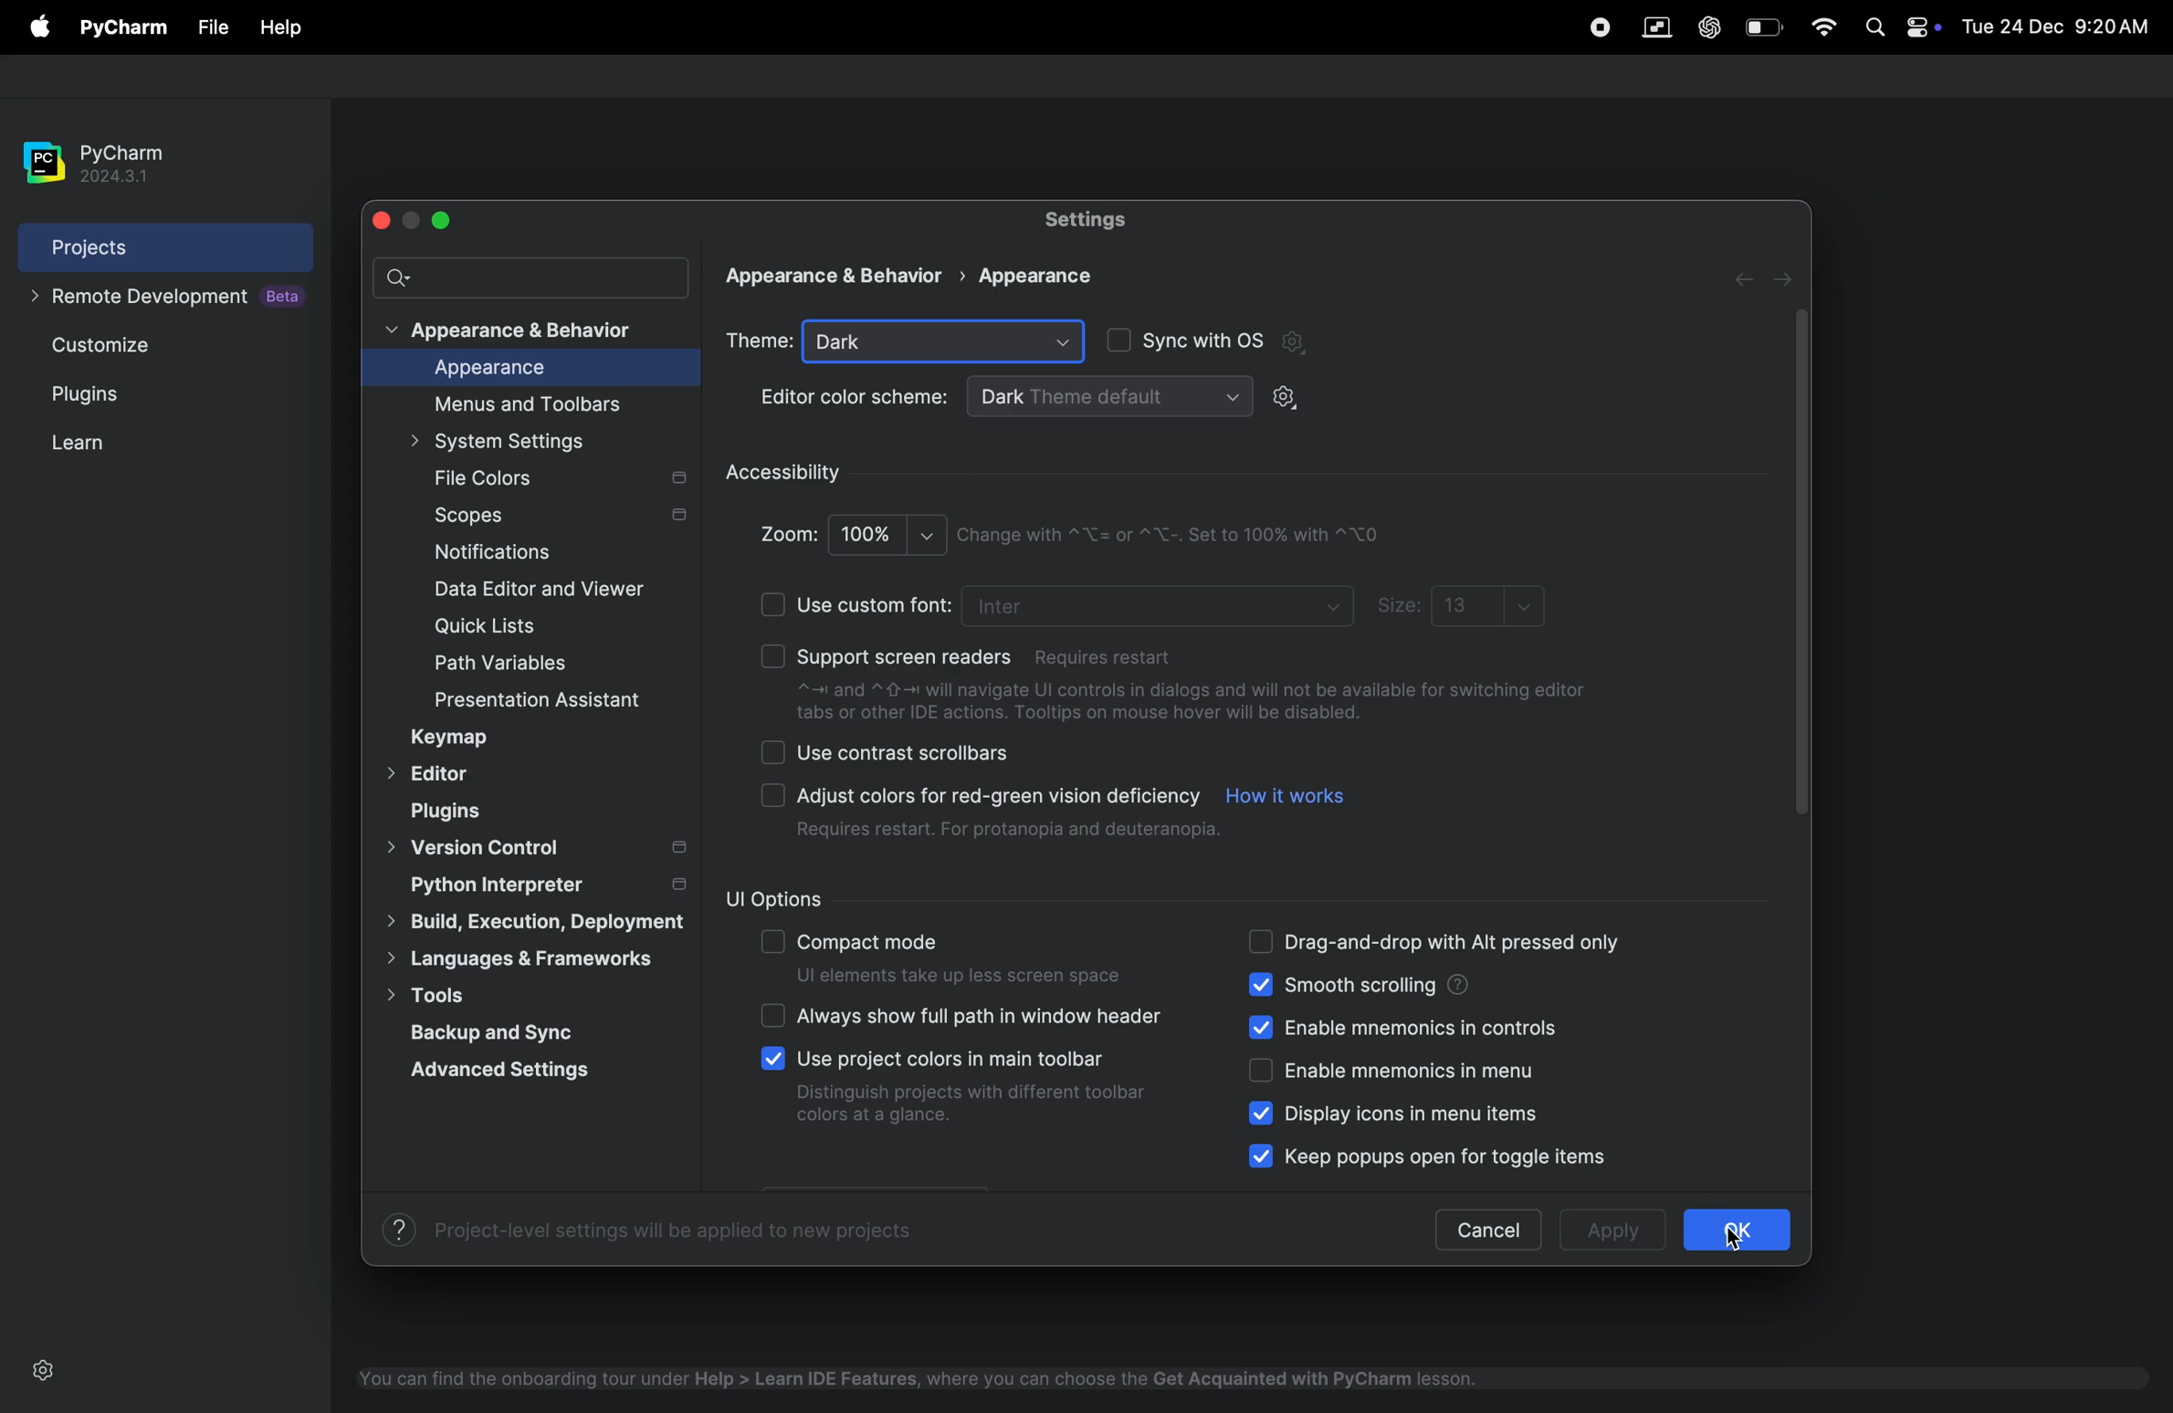 The width and height of the screenshot is (2173, 1413). Describe the element at coordinates (1422, 1025) in the screenshot. I see `enable memonics` at that location.